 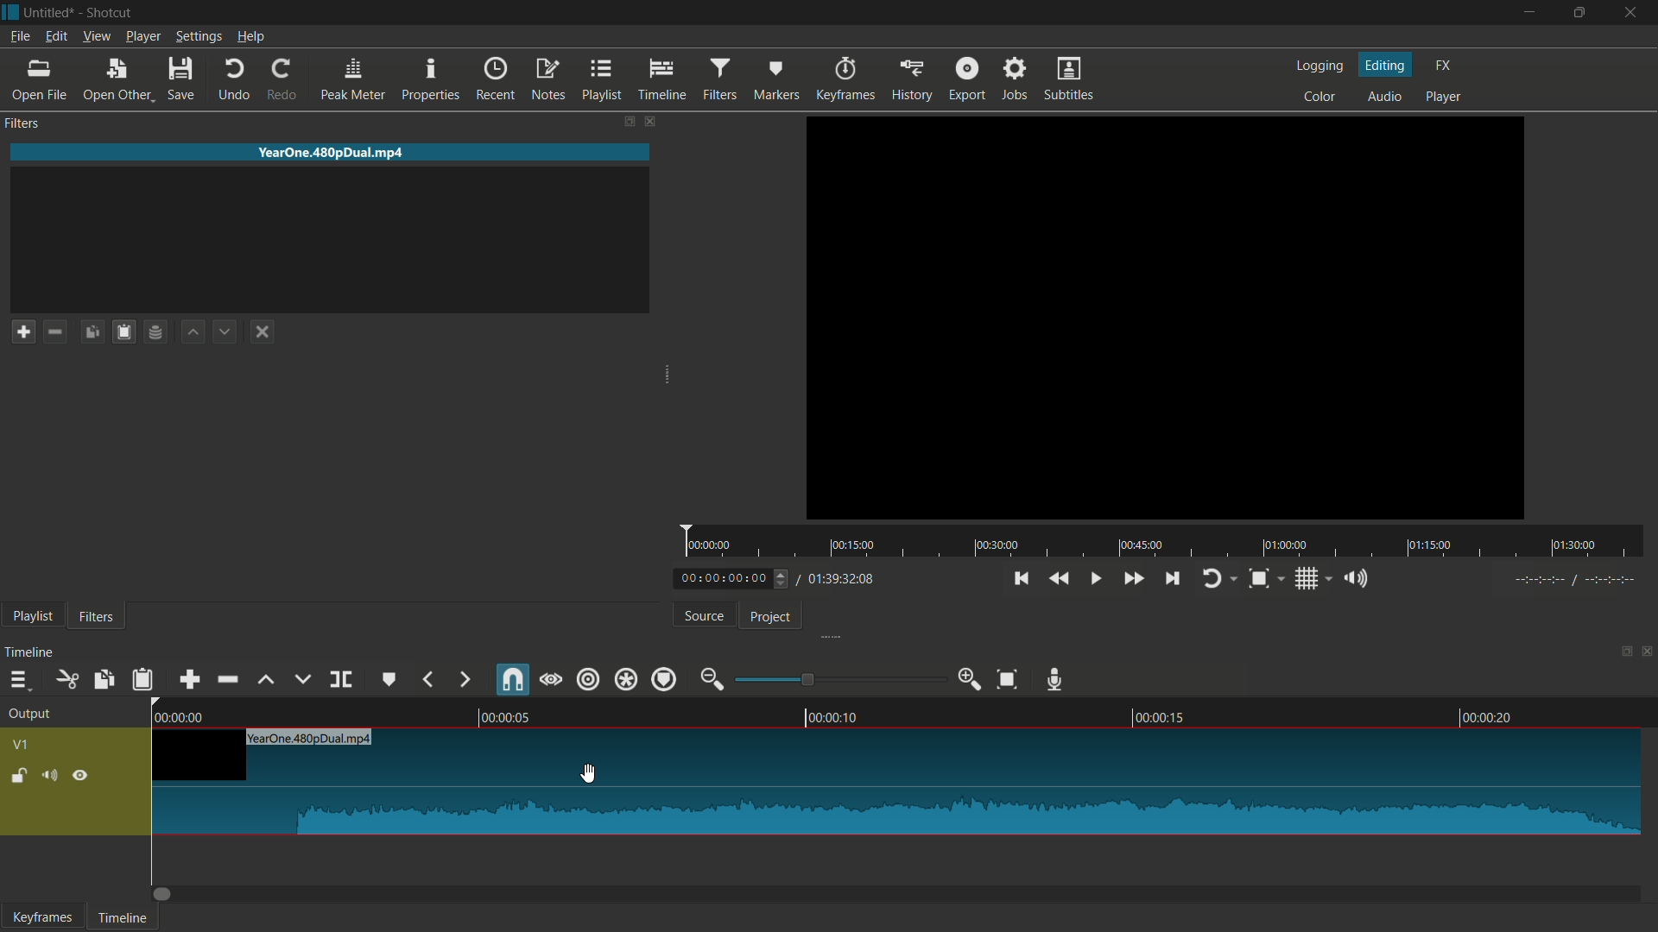 I want to click on color, so click(x=1321, y=95).